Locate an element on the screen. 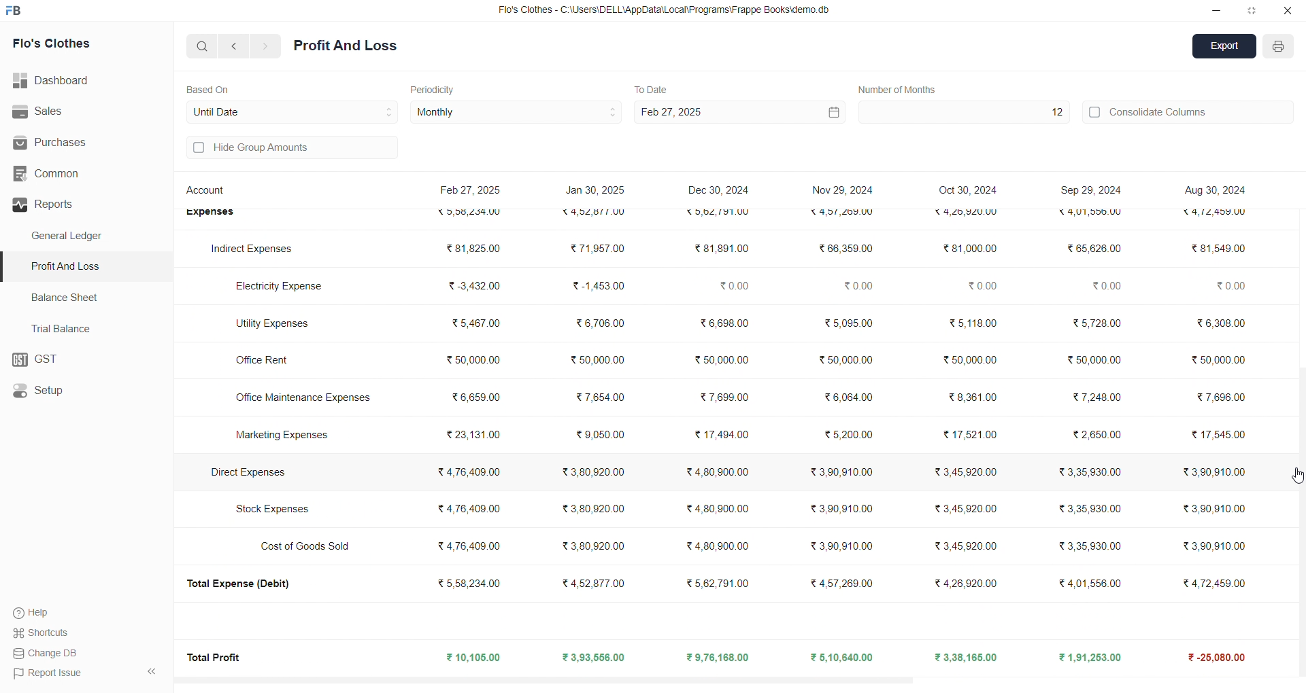 The width and height of the screenshot is (1306, 693). Dashboard is located at coordinates (58, 81).